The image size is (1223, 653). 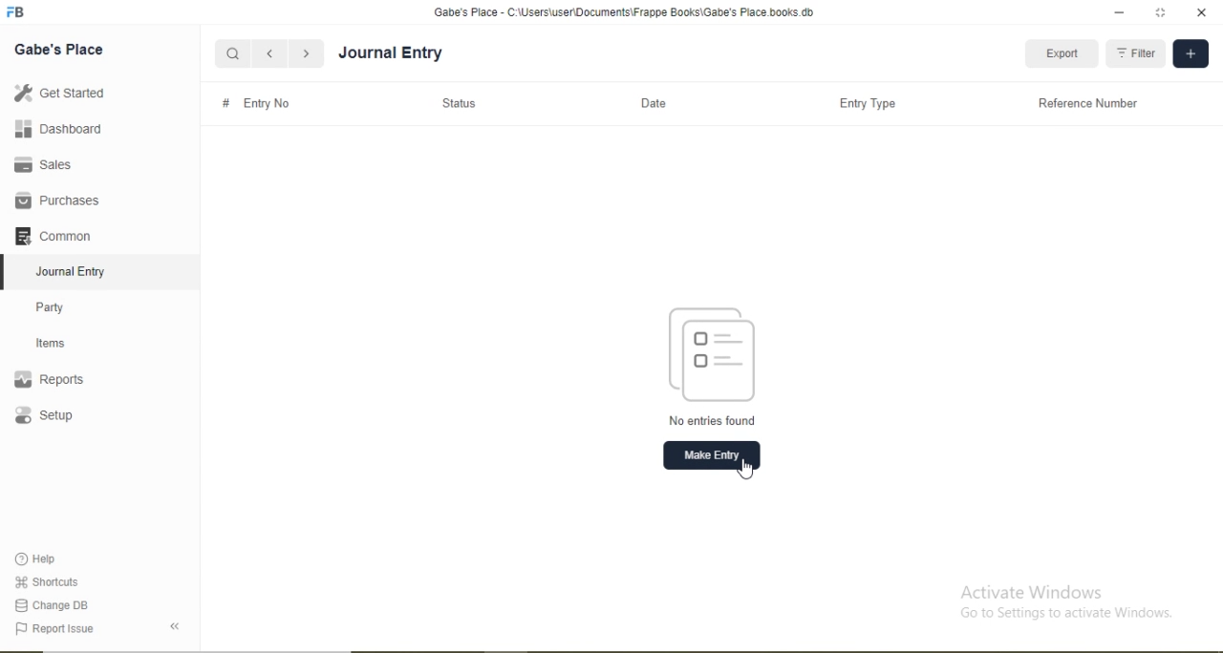 What do you see at coordinates (57, 93) in the screenshot?
I see `Get Started` at bounding box center [57, 93].